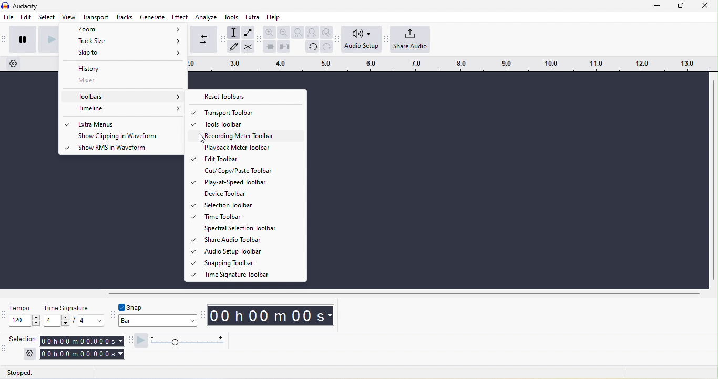 The height and width of the screenshot is (379, 718). I want to click on Playback metre toolbar, so click(252, 147).